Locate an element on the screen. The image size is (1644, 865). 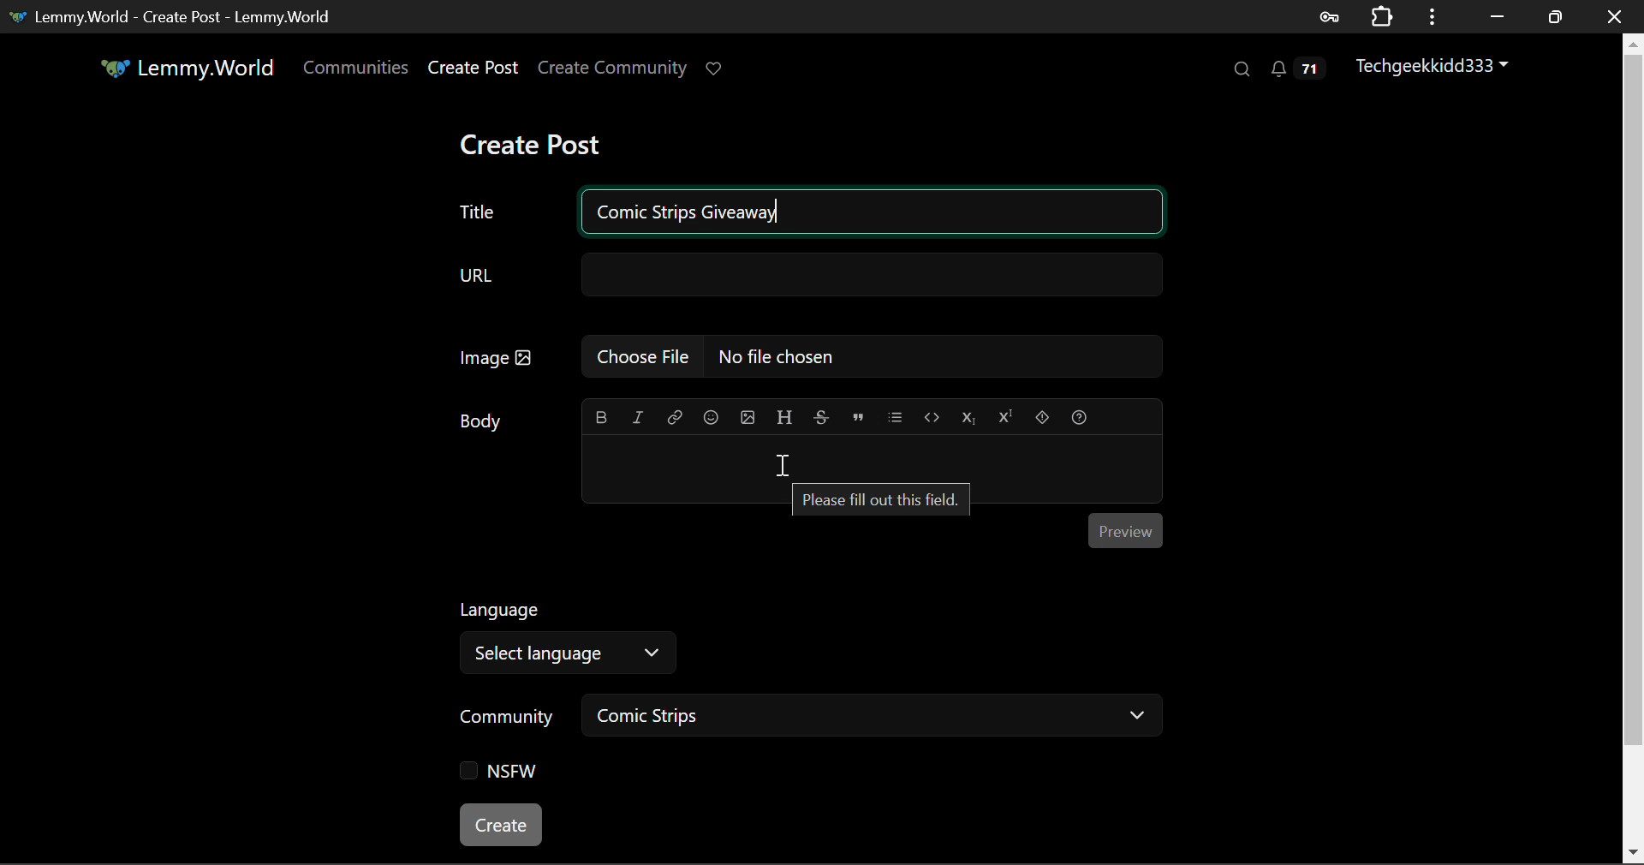
URL is located at coordinates (807, 276).